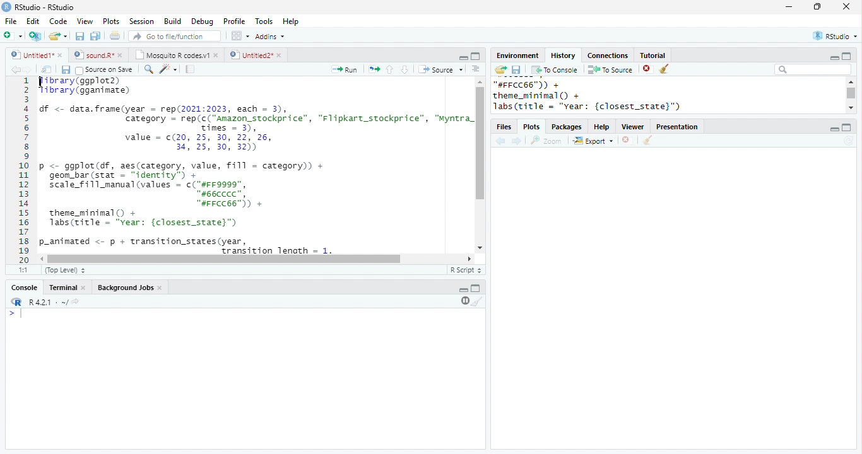  Describe the element at coordinates (375, 69) in the screenshot. I see `rerun` at that location.